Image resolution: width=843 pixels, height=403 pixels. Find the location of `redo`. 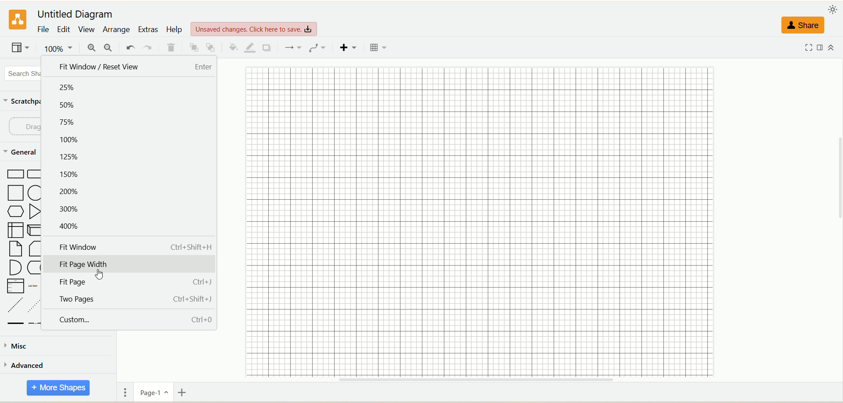

redo is located at coordinates (149, 47).